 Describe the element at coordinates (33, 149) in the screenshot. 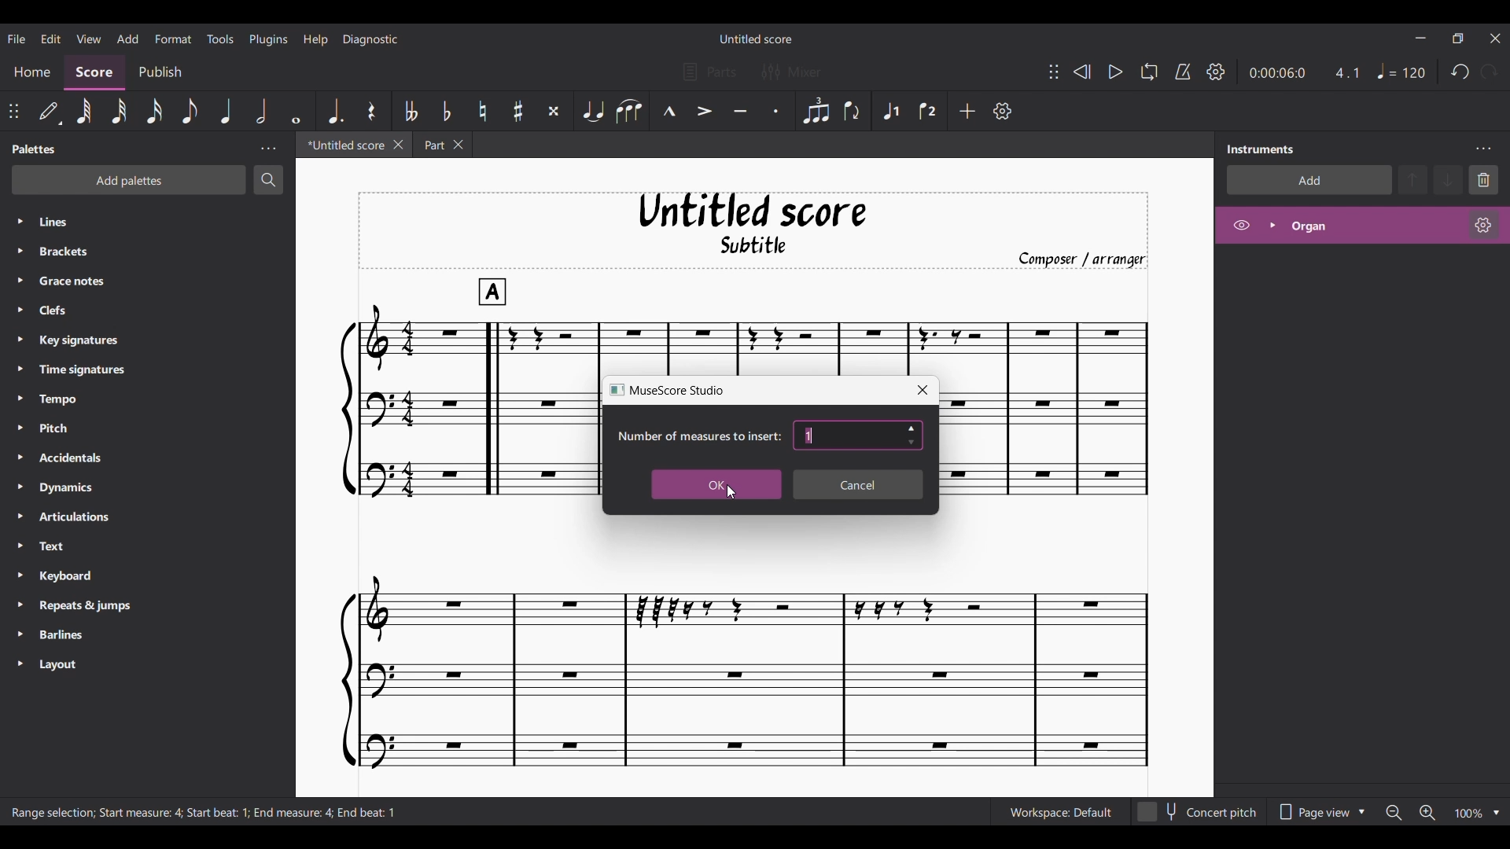

I see `Panel title` at that location.